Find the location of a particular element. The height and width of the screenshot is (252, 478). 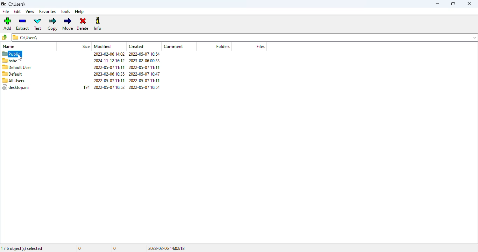

folders is located at coordinates (223, 46).